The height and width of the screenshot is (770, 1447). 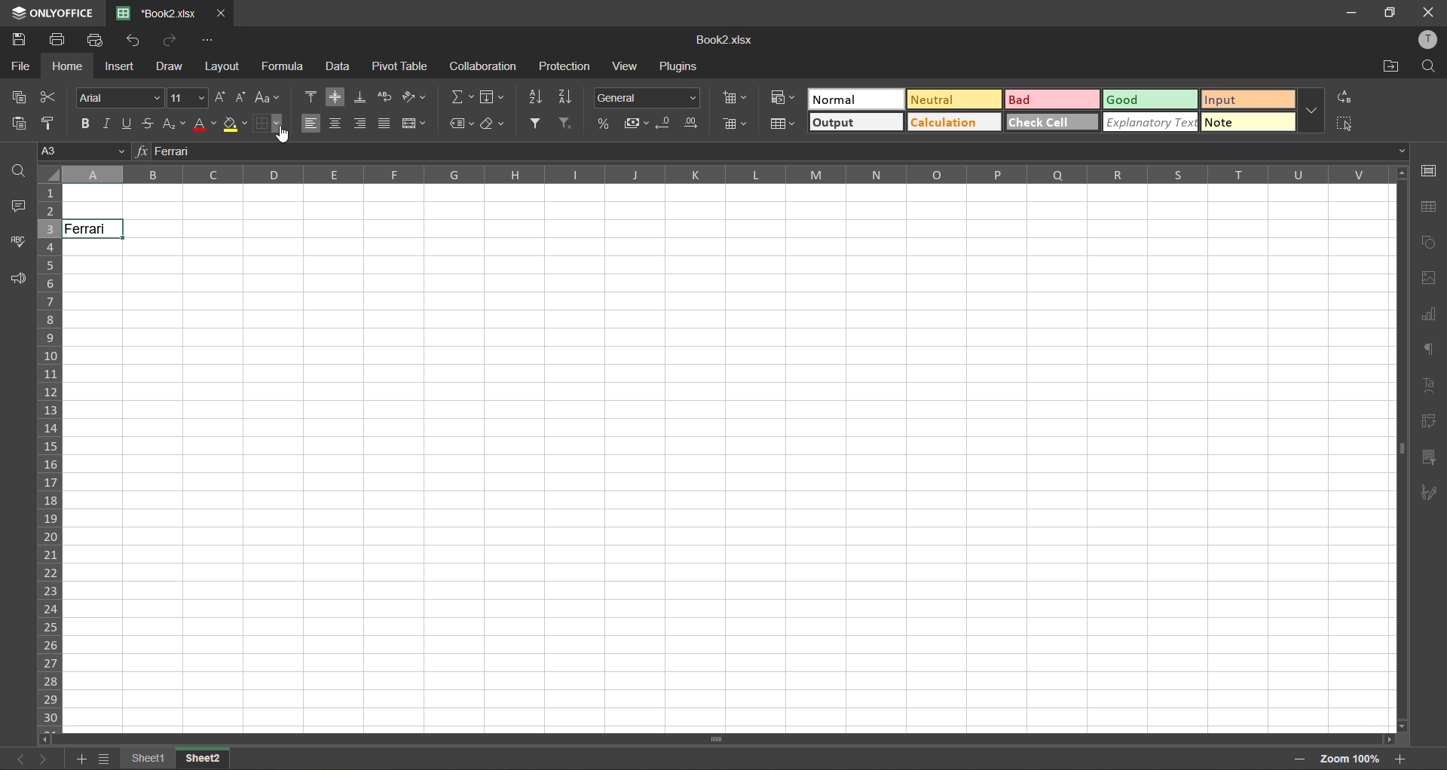 I want to click on fill color, so click(x=235, y=124).